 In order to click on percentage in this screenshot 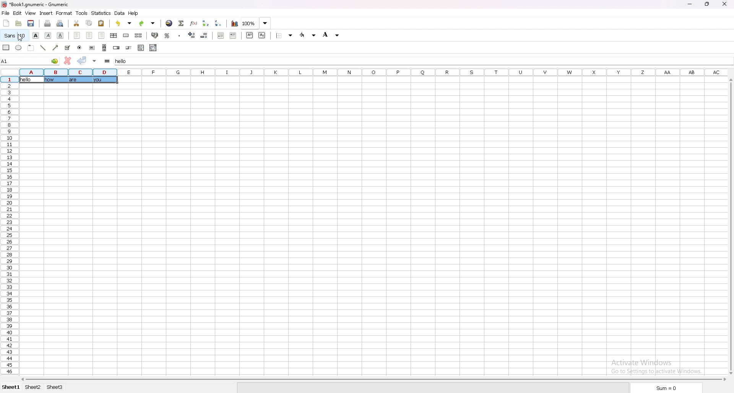, I will do `click(168, 35)`.